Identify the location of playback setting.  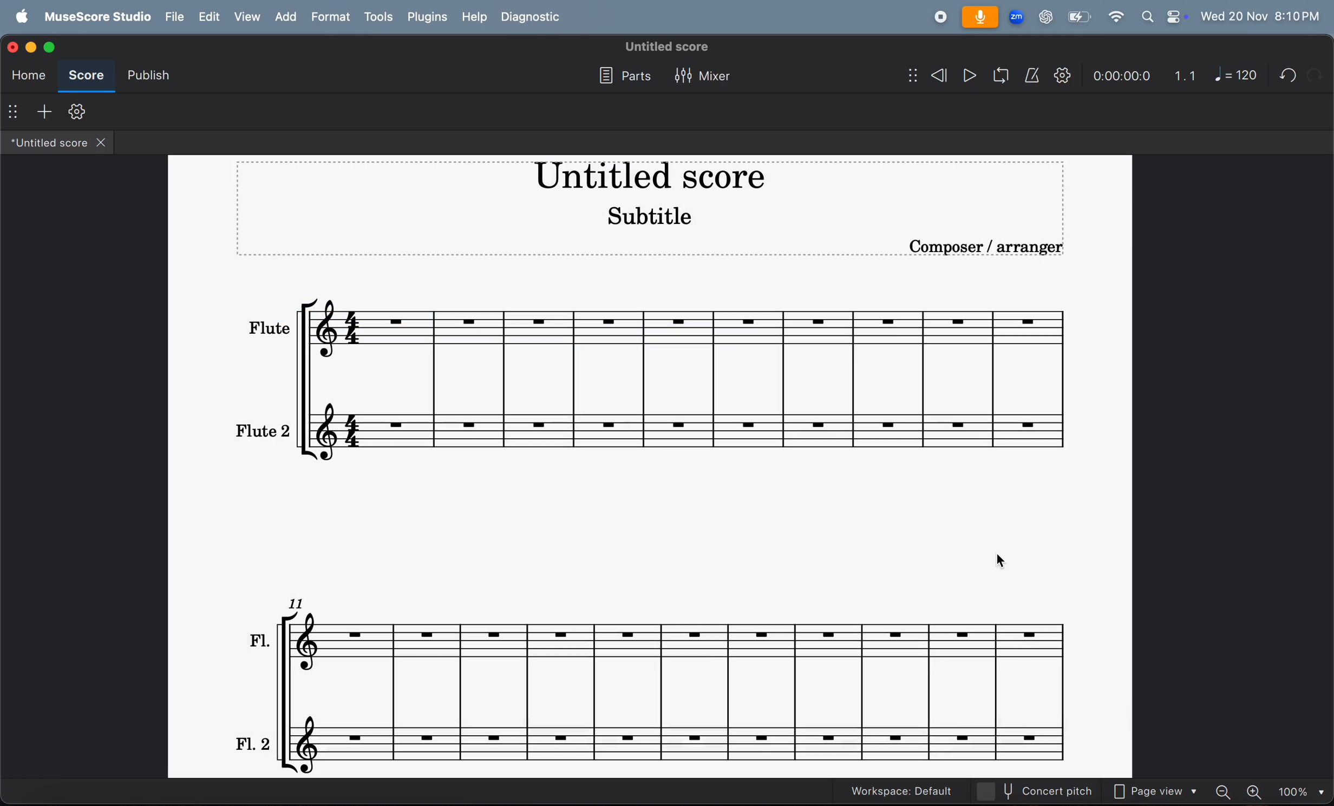
(1062, 77).